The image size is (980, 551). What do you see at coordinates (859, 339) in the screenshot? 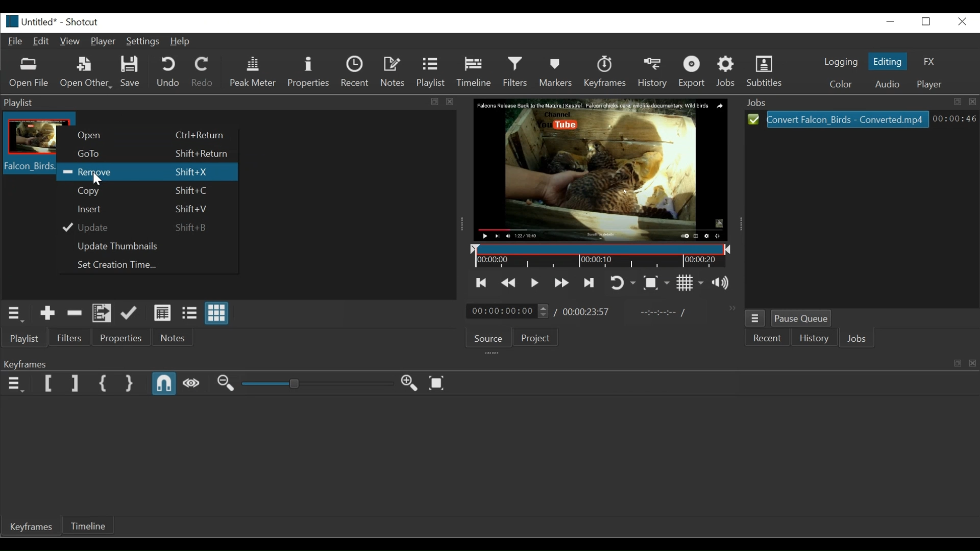
I see `Jobs` at bounding box center [859, 339].